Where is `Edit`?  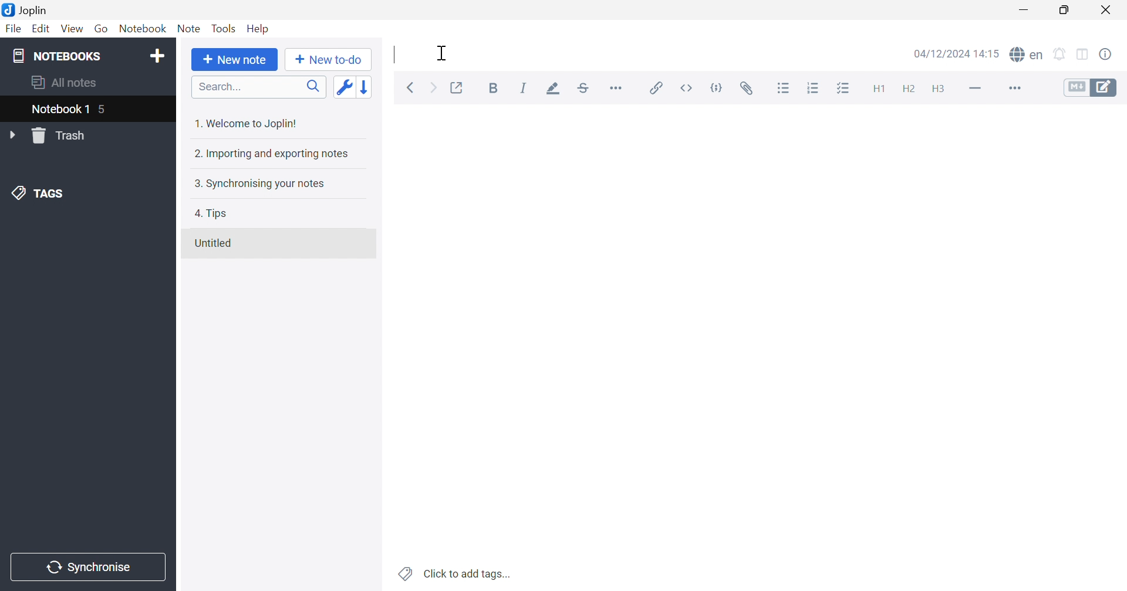
Edit is located at coordinates (39, 29).